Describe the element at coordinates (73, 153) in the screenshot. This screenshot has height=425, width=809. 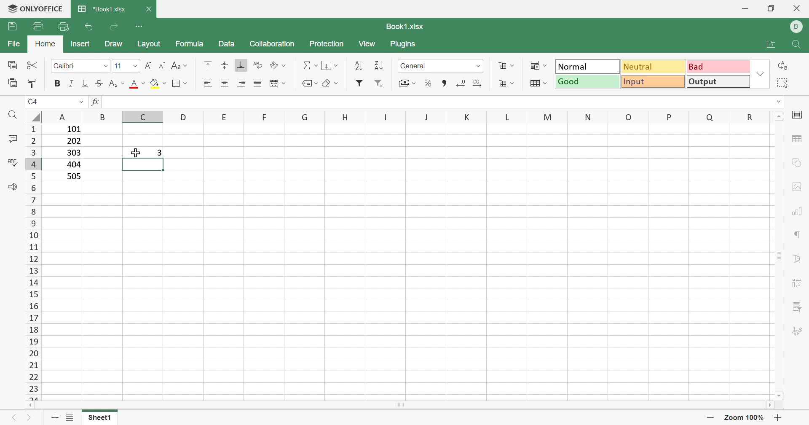
I see `303` at that location.